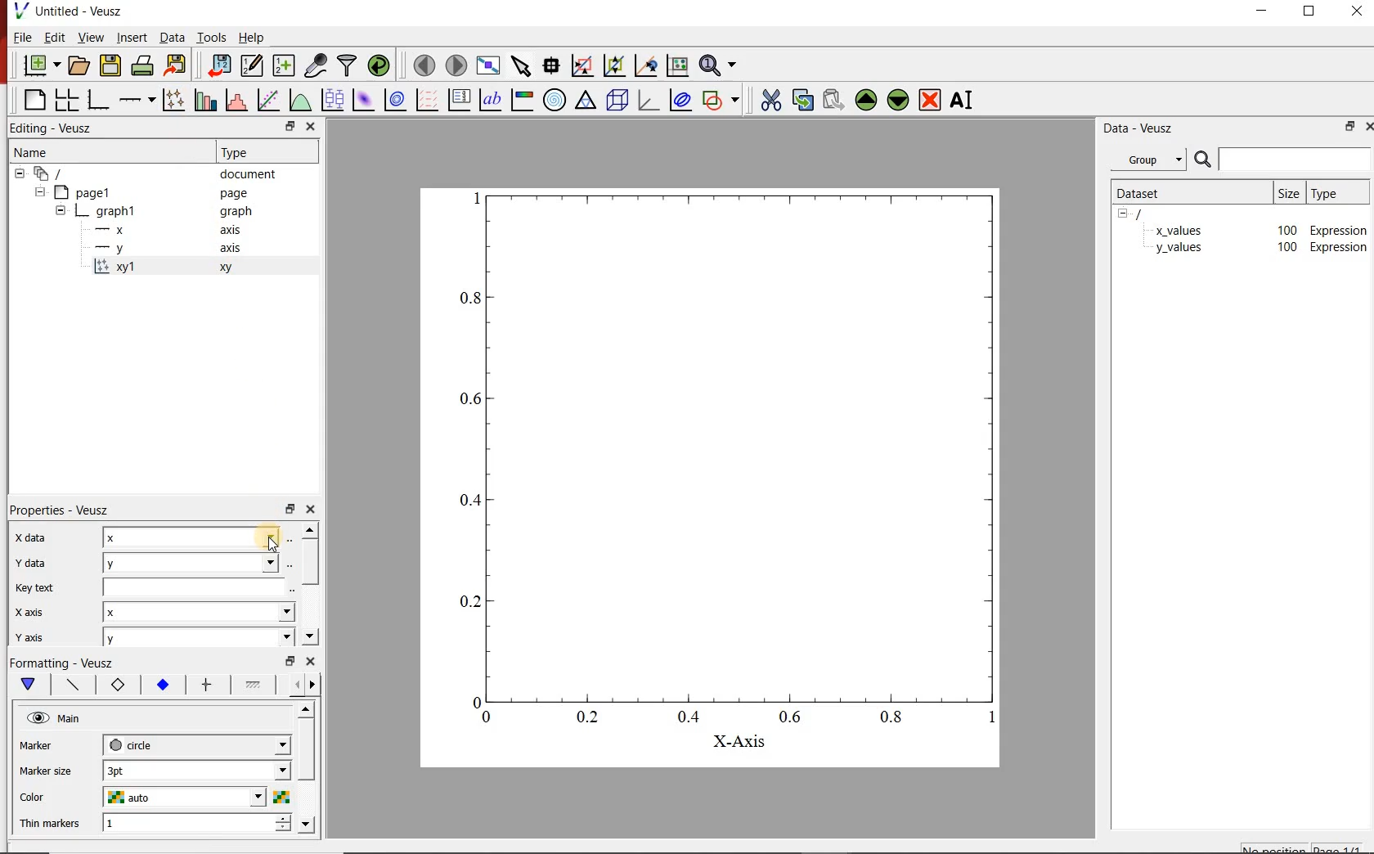 The image size is (1374, 854). Describe the element at coordinates (801, 101) in the screenshot. I see `copy the selected widget` at that location.